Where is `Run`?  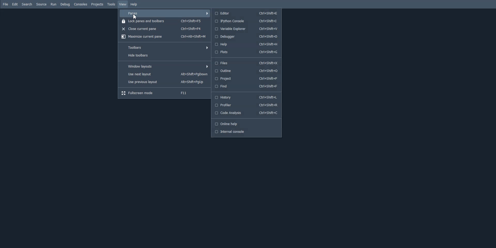 Run is located at coordinates (53, 4).